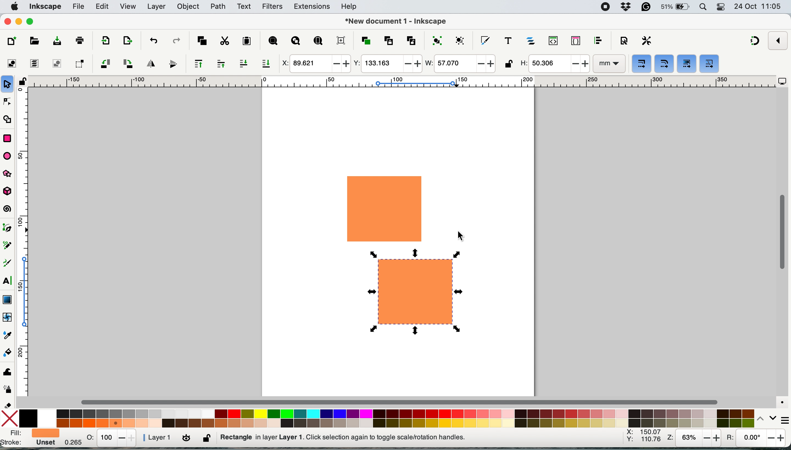  I want to click on vertical scroll bar, so click(782, 232).